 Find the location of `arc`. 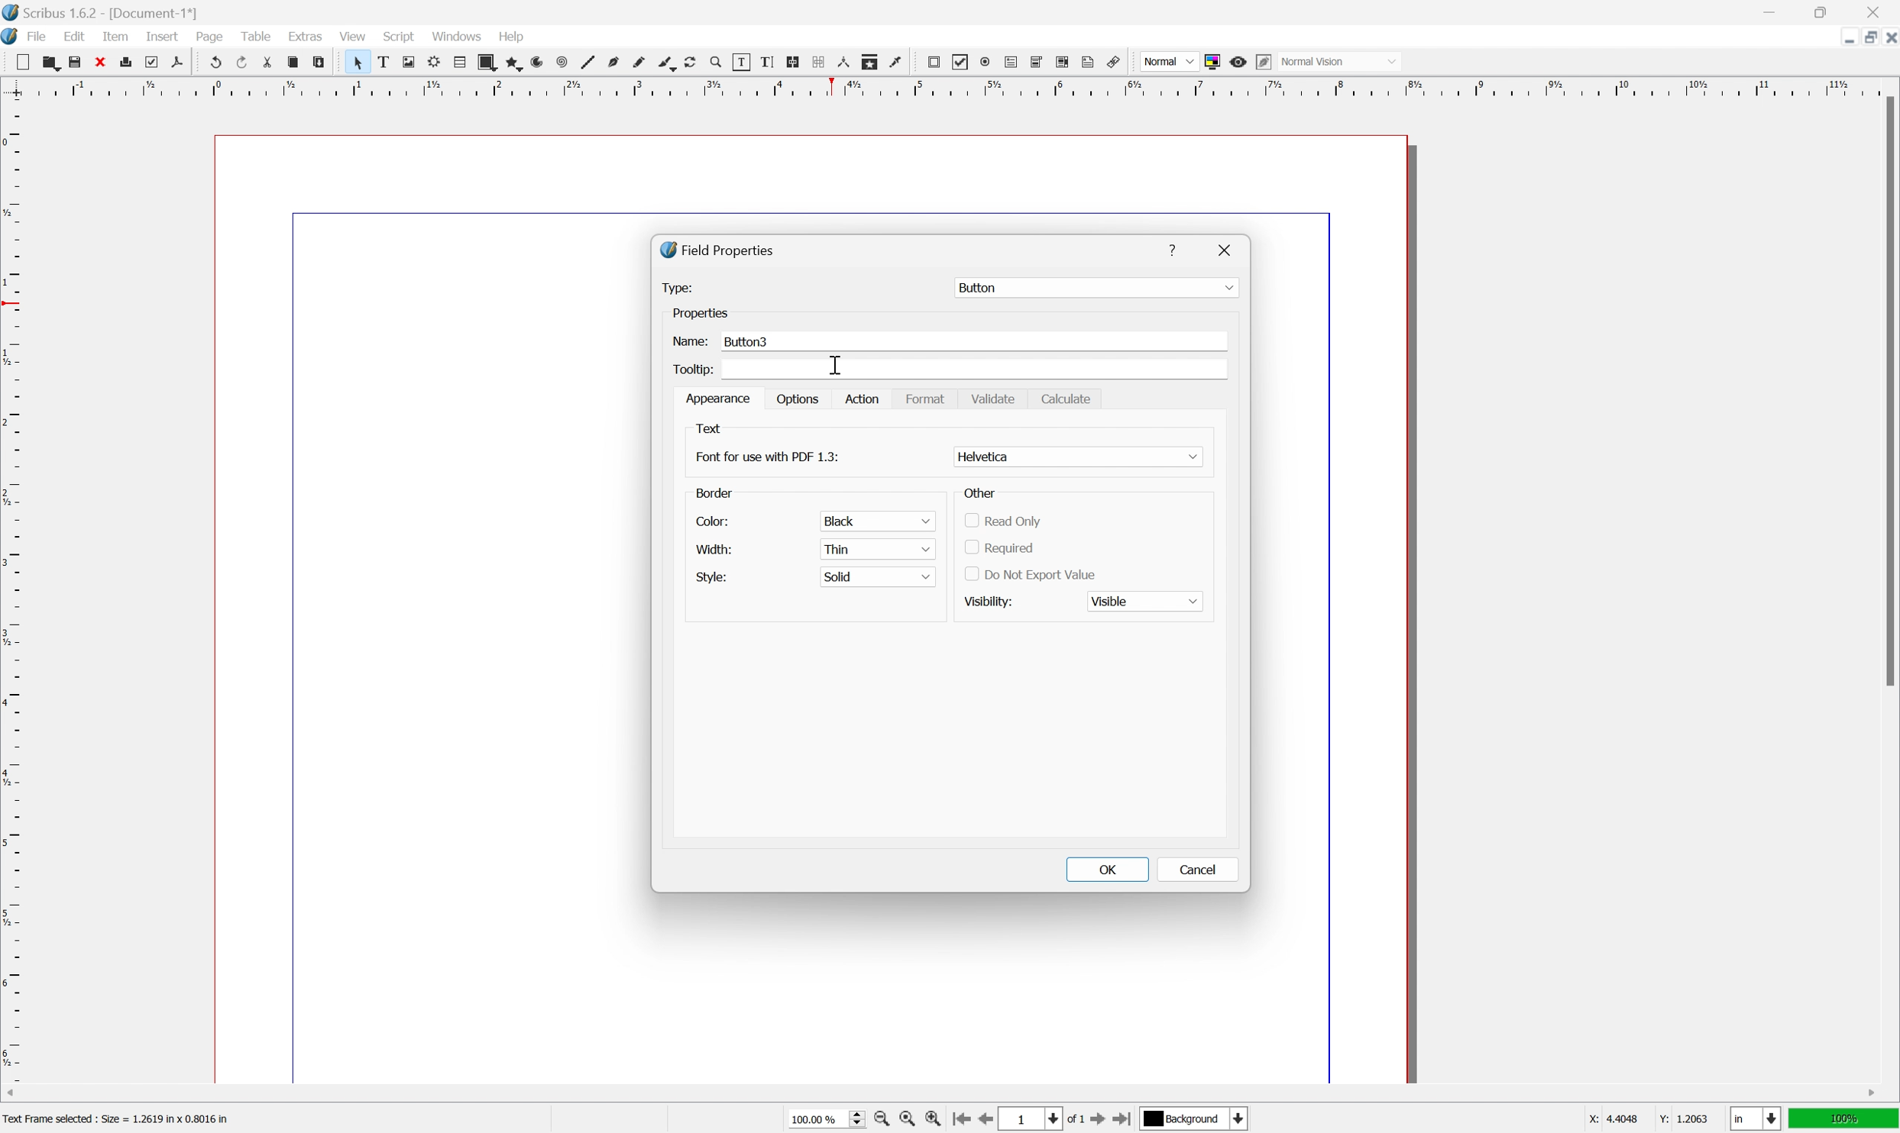

arc is located at coordinates (536, 63).